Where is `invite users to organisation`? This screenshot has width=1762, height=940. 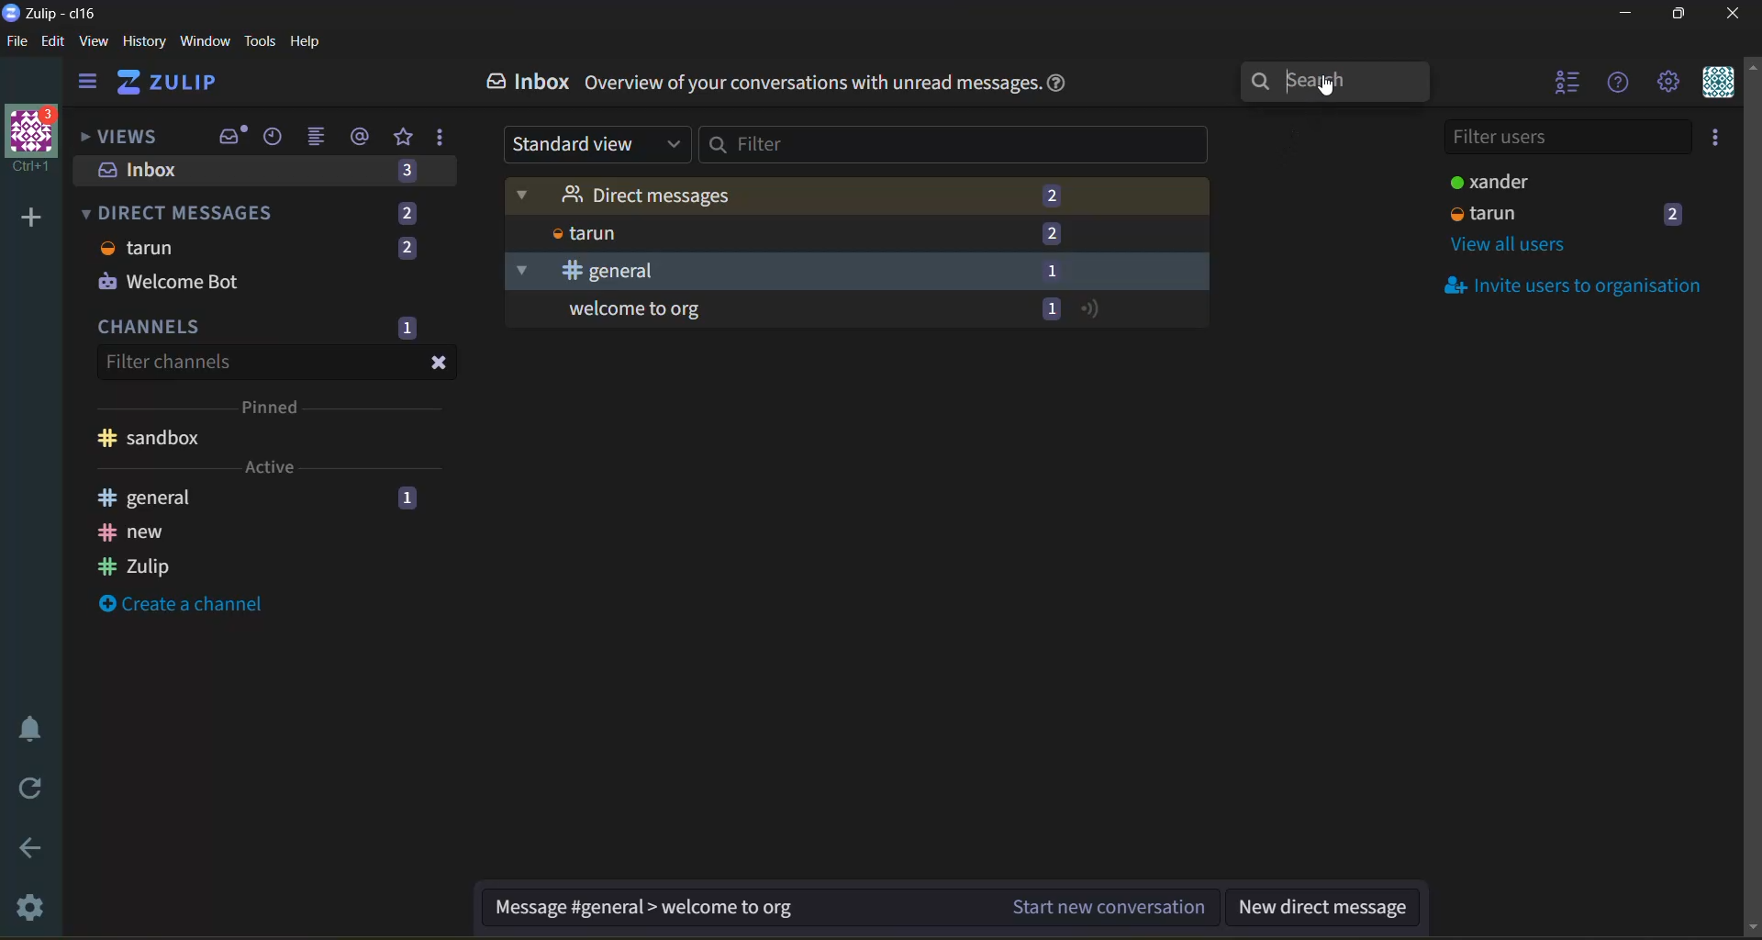 invite users to organisation is located at coordinates (1717, 137).